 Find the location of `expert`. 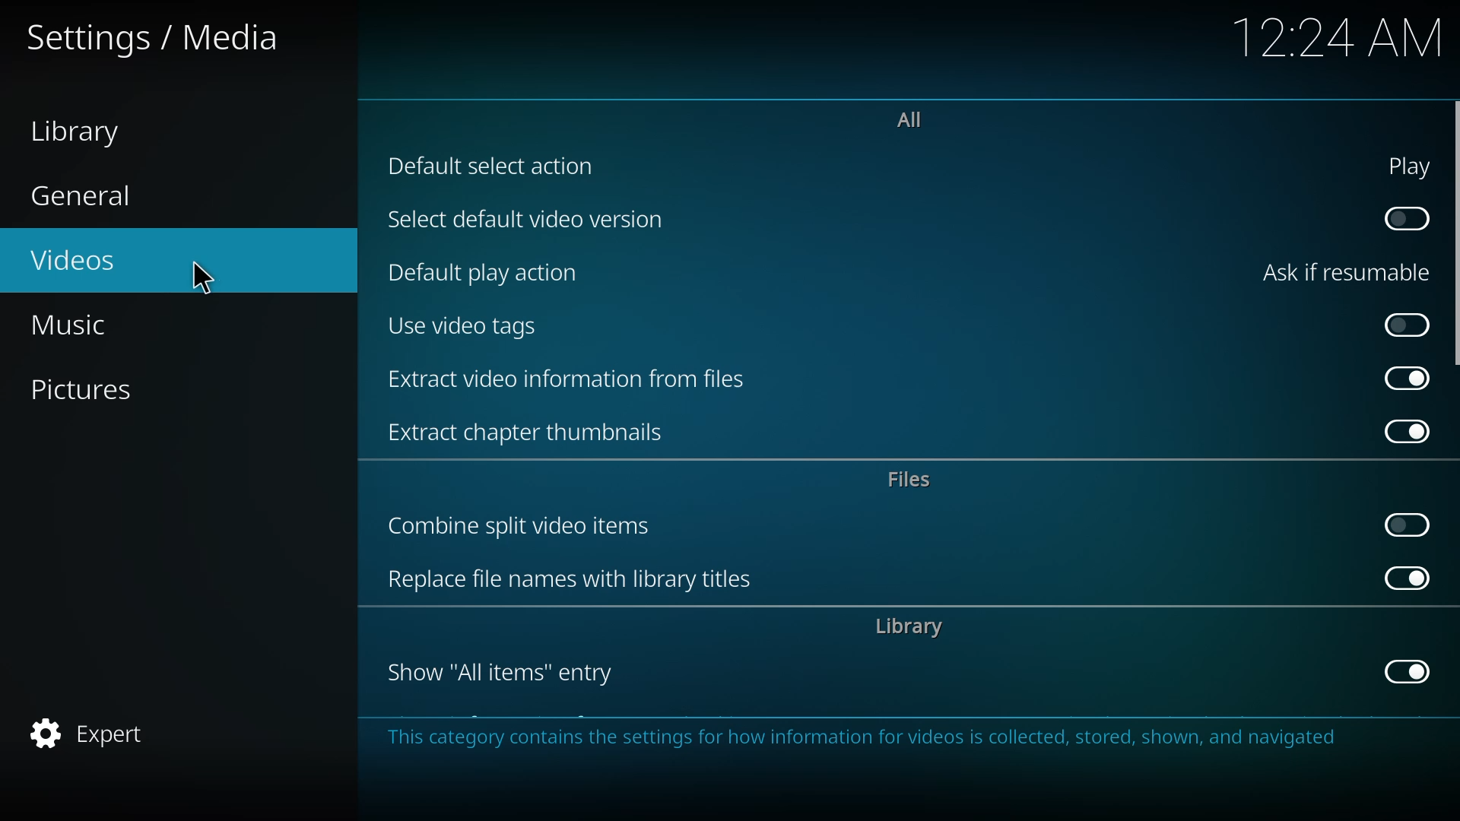

expert is located at coordinates (92, 729).